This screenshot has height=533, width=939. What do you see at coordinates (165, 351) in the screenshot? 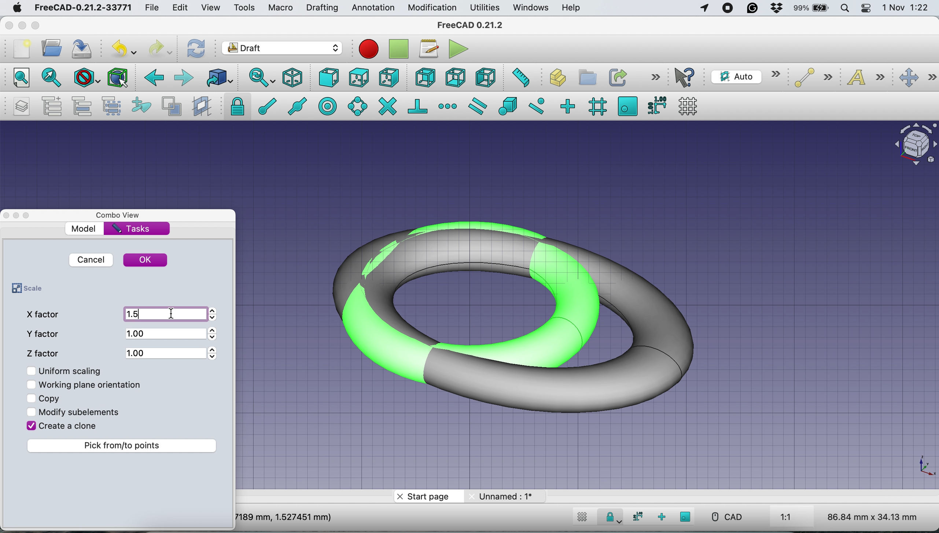
I see `1.00` at bounding box center [165, 351].